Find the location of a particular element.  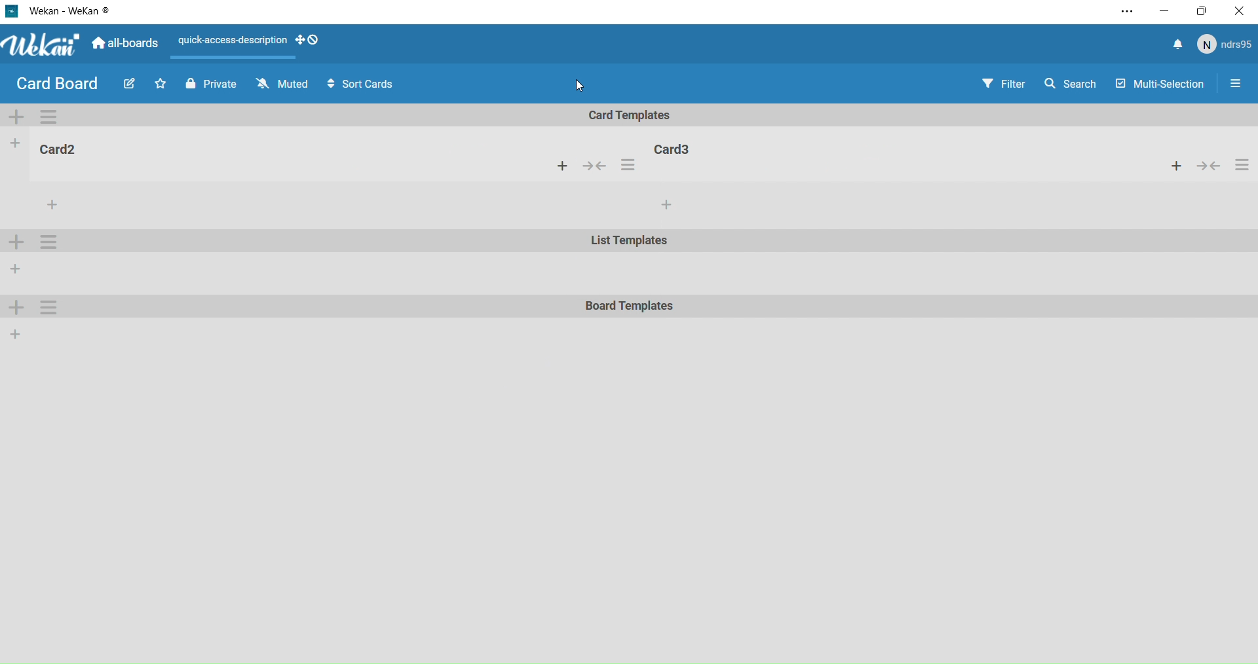

Settings is located at coordinates (1236, 87).